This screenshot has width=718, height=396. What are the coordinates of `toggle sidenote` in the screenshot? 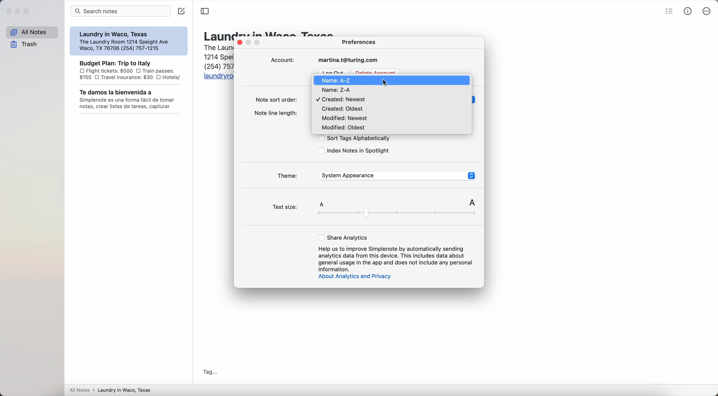 It's located at (205, 11).